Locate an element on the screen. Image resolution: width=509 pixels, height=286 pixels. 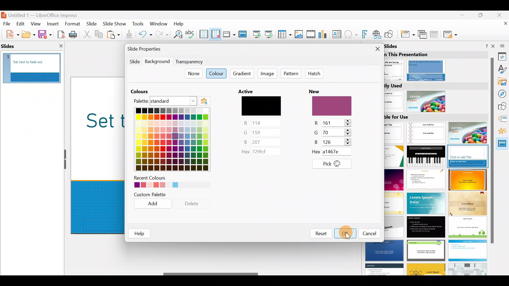
Insert special characters is located at coordinates (352, 35).